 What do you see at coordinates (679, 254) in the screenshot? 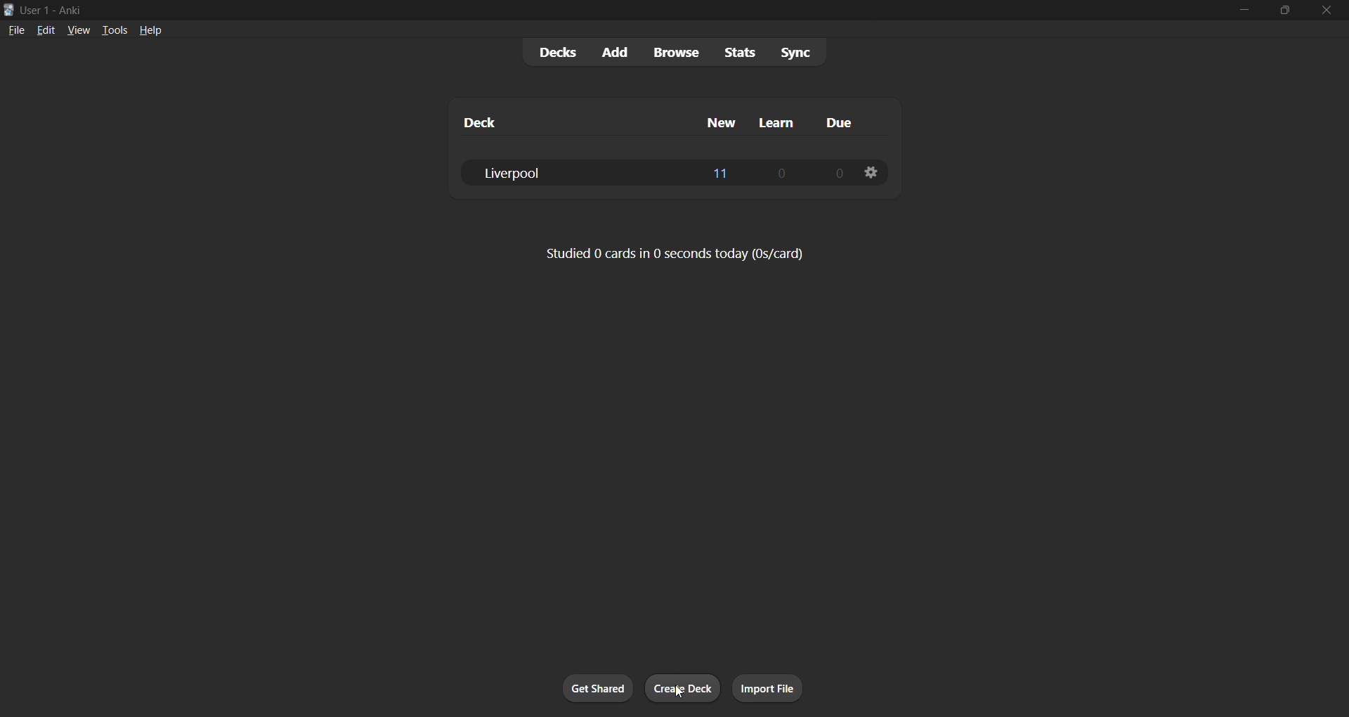
I see `card stats` at bounding box center [679, 254].